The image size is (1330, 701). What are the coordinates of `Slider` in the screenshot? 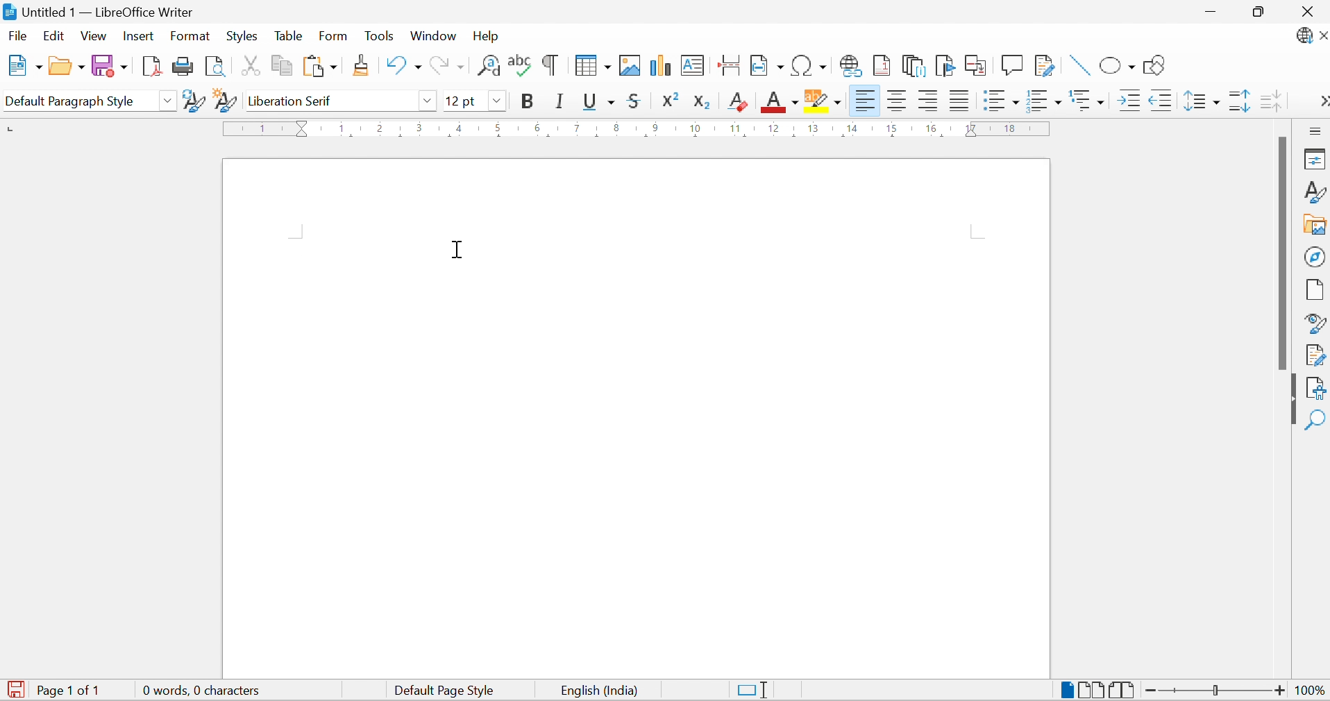 It's located at (1213, 688).